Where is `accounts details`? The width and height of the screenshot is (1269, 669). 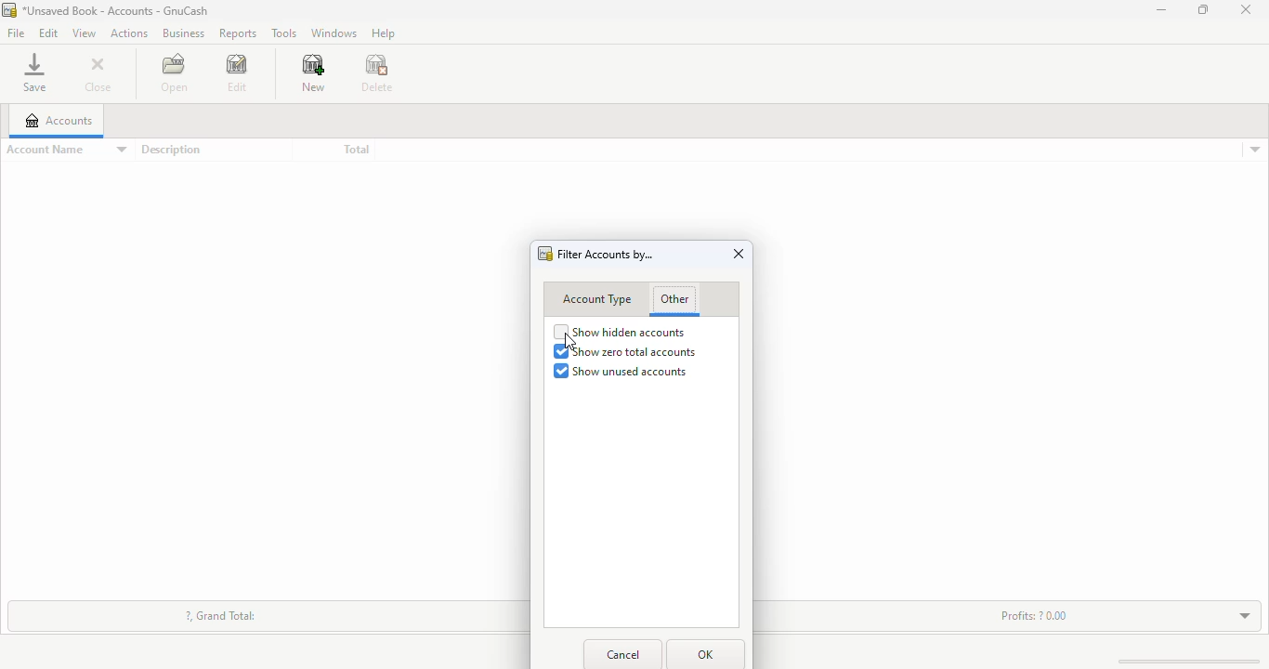 accounts details is located at coordinates (1255, 150).